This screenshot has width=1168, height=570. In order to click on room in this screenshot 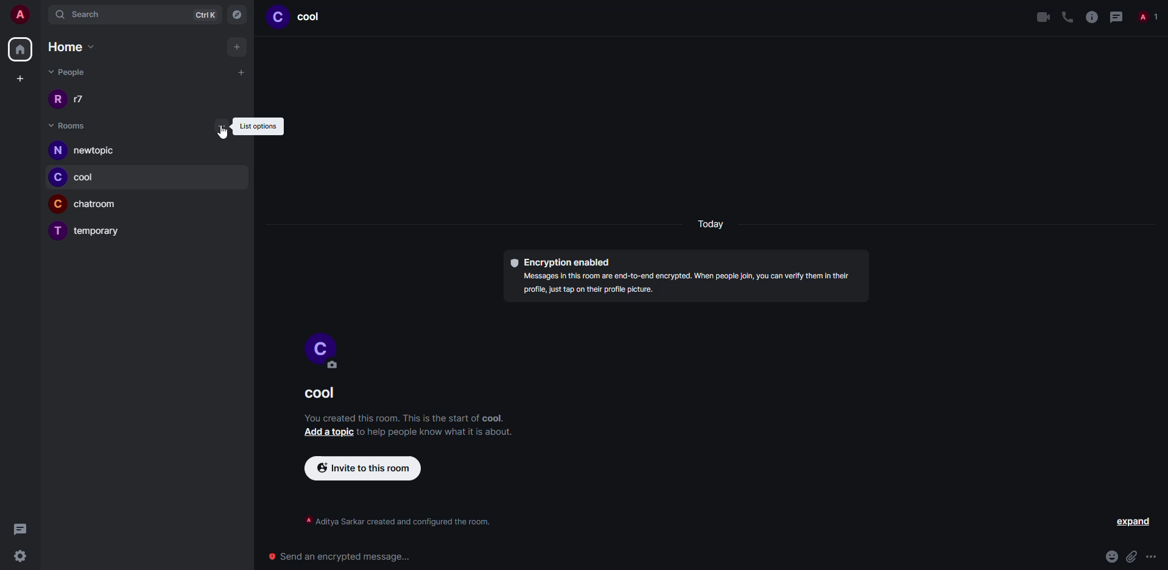, I will do `click(314, 395)`.